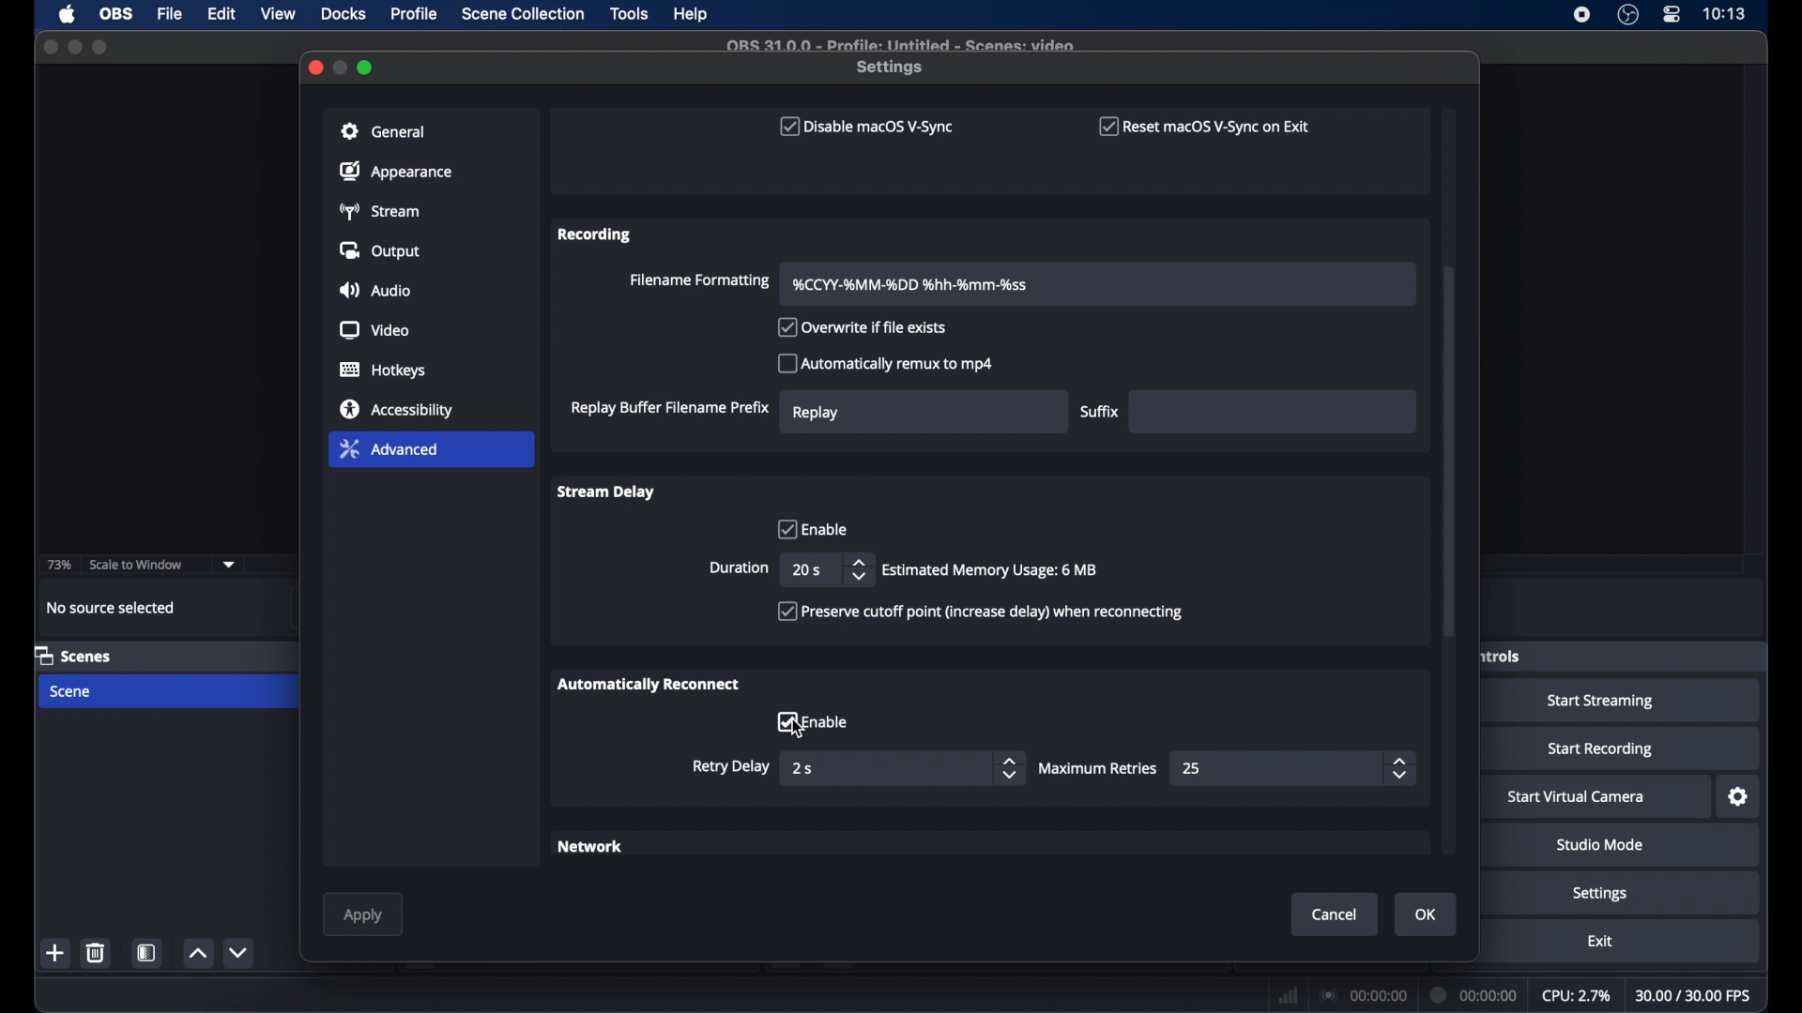 Image resolution: width=1802 pixels, height=1013 pixels. I want to click on profile, so click(416, 14).